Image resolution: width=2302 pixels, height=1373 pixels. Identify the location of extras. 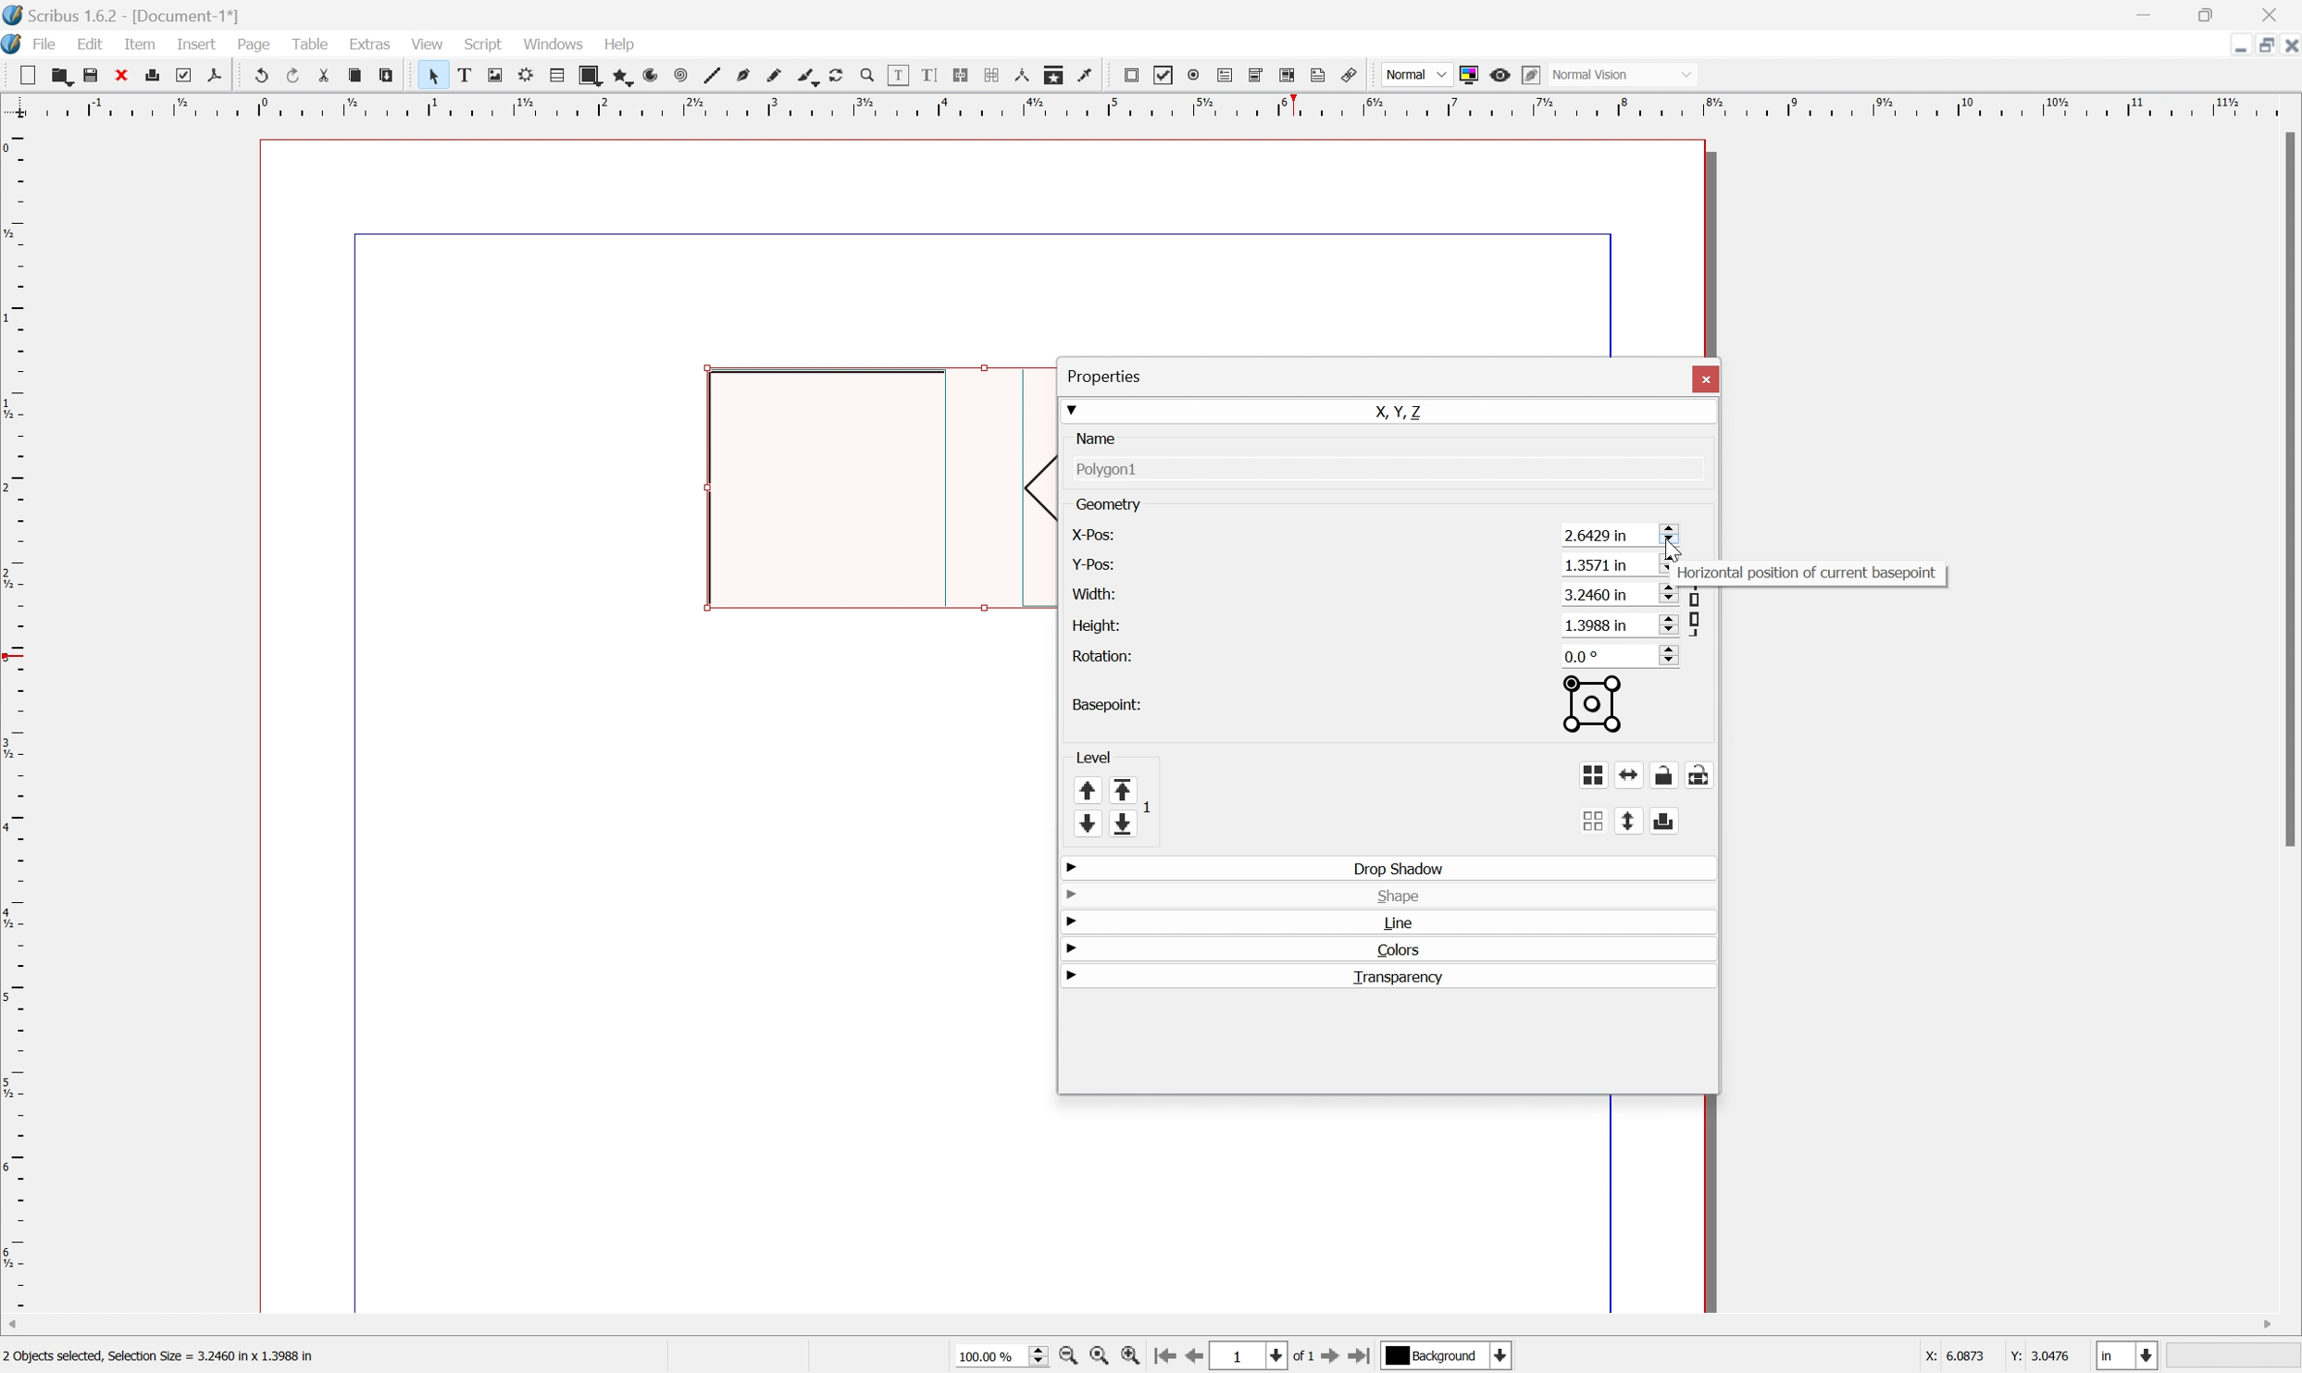
(370, 43).